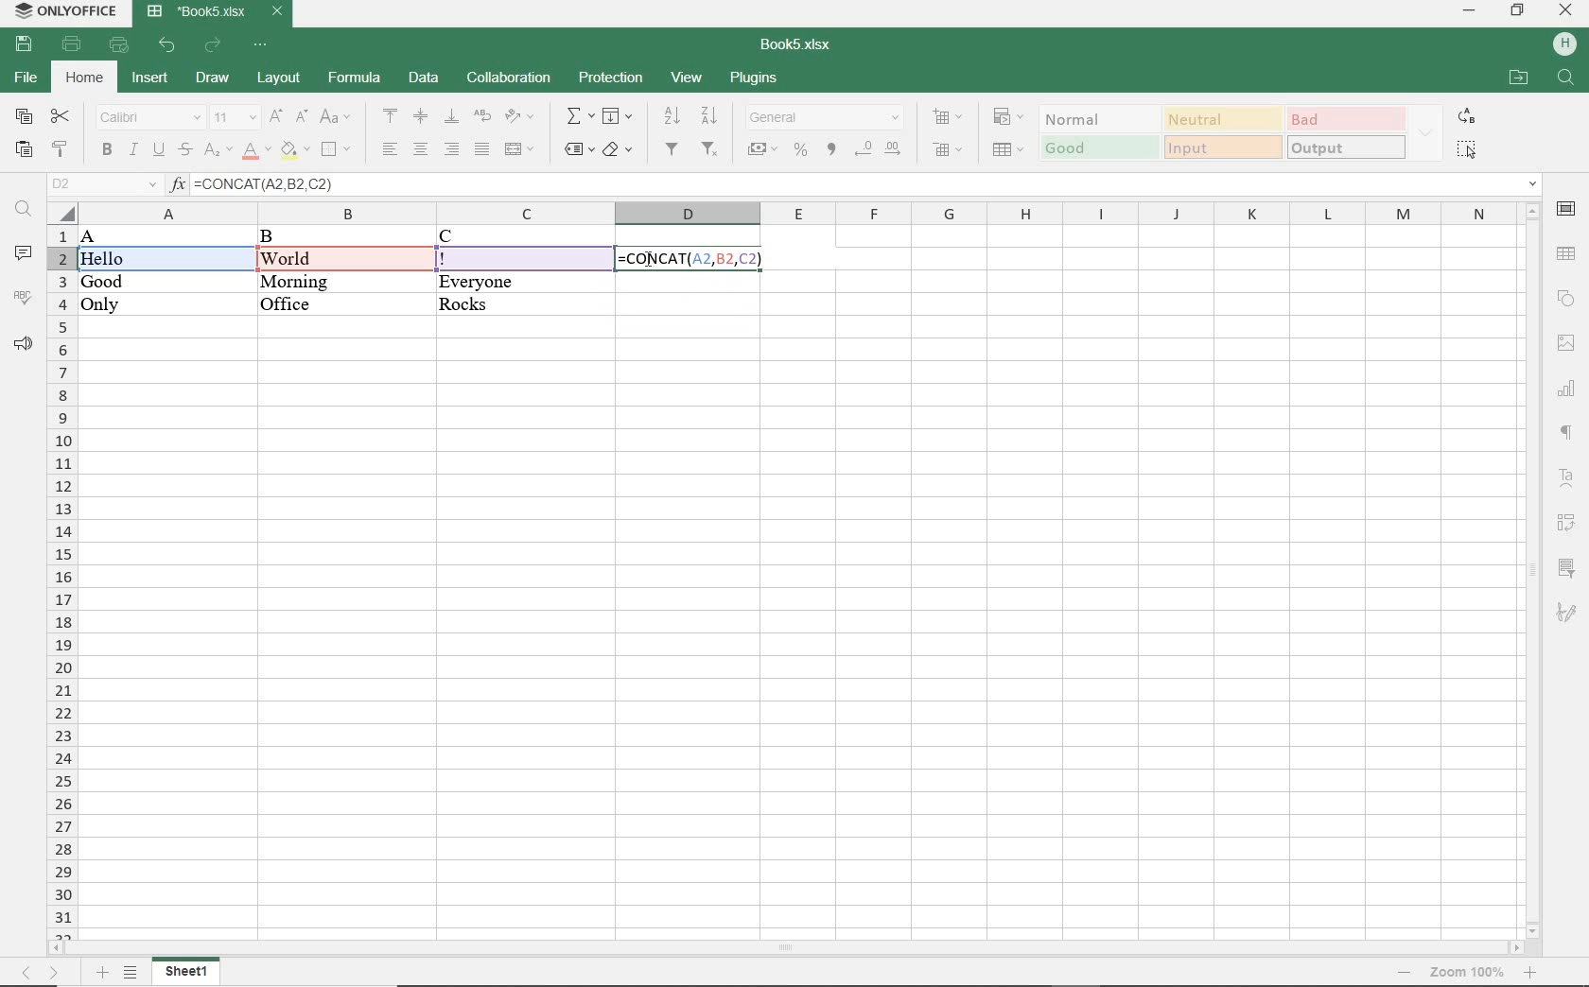 The height and width of the screenshot is (987, 1589). I want to click on DATA, so click(421, 78).